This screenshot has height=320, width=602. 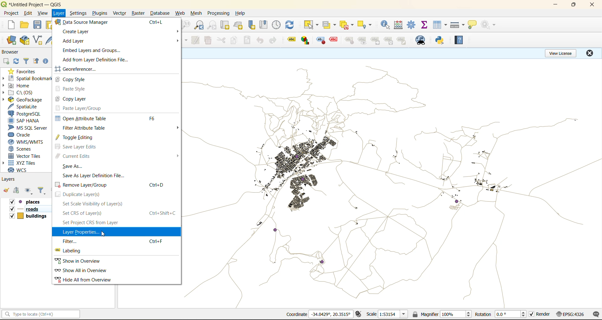 I want to click on web, so click(x=181, y=13).